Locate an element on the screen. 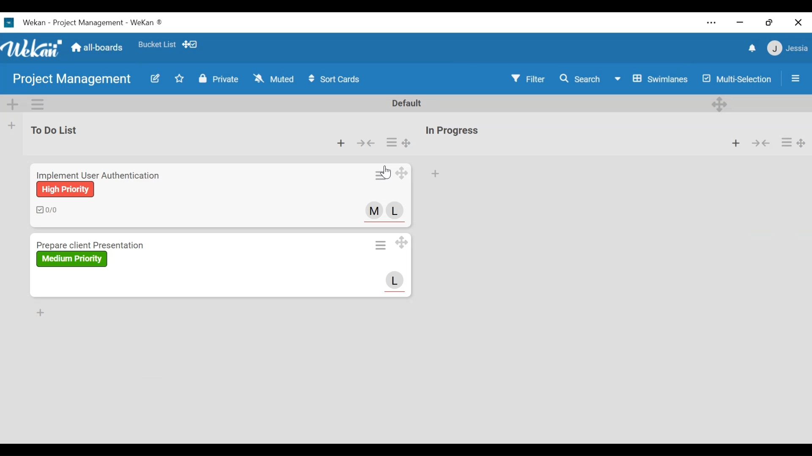 The height and width of the screenshot is (456, 812). collapse is located at coordinates (366, 143).